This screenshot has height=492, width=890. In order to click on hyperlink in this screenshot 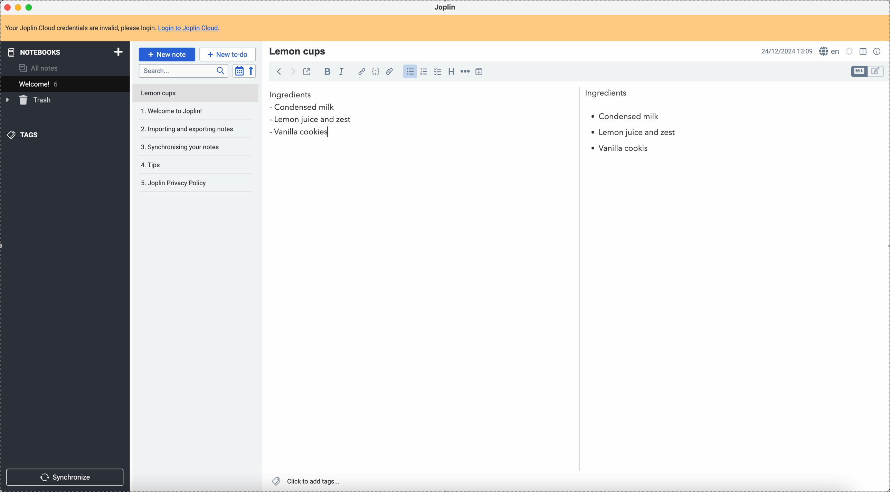, I will do `click(360, 72)`.